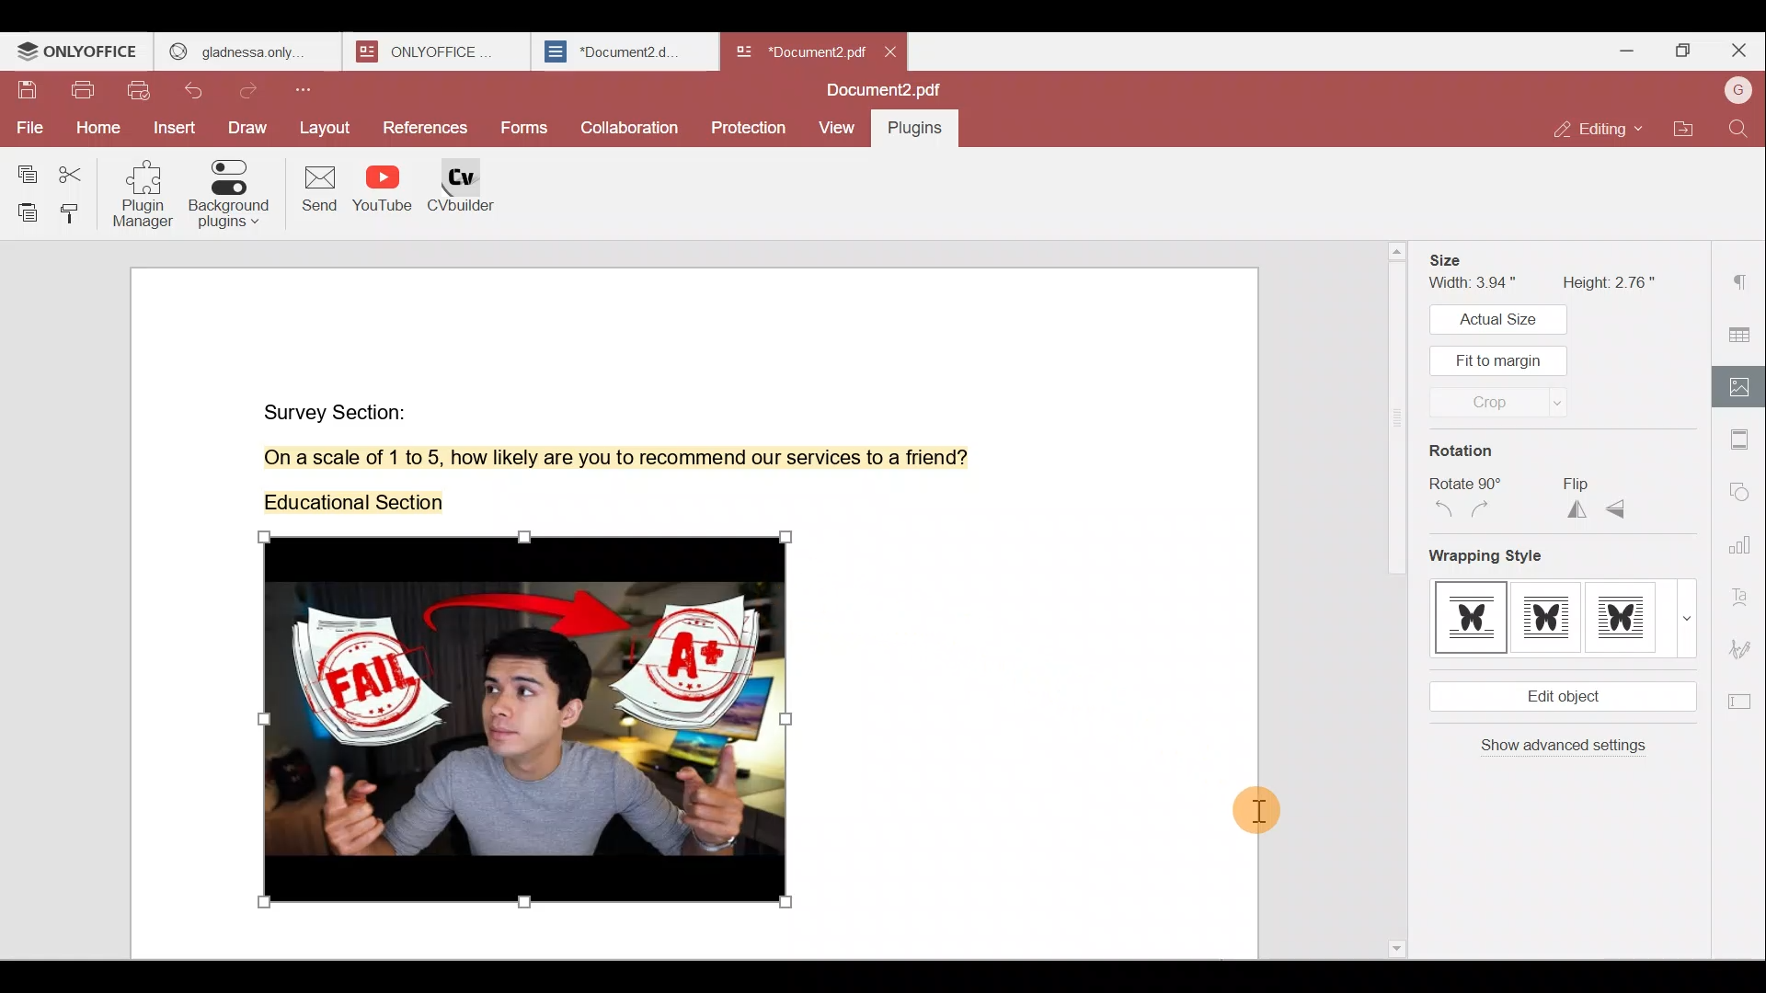 The height and width of the screenshot is (993, 1766). I want to click on Height, so click(1606, 278).